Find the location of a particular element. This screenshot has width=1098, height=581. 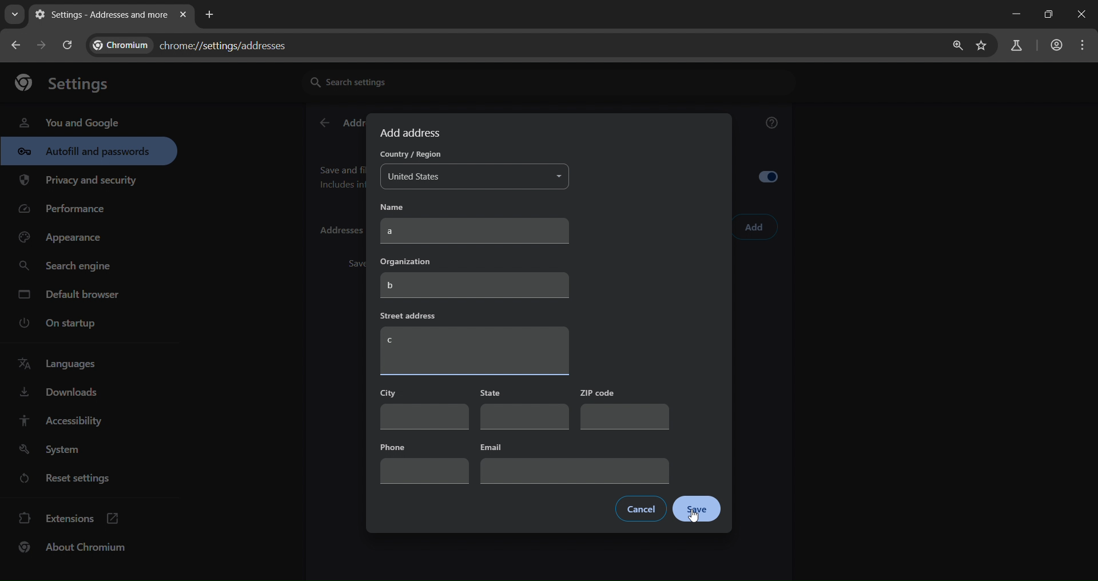

search settings is located at coordinates (409, 81).